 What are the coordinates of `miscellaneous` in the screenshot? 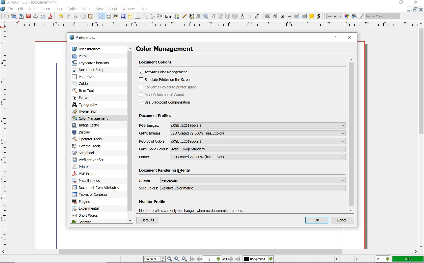 It's located at (94, 181).